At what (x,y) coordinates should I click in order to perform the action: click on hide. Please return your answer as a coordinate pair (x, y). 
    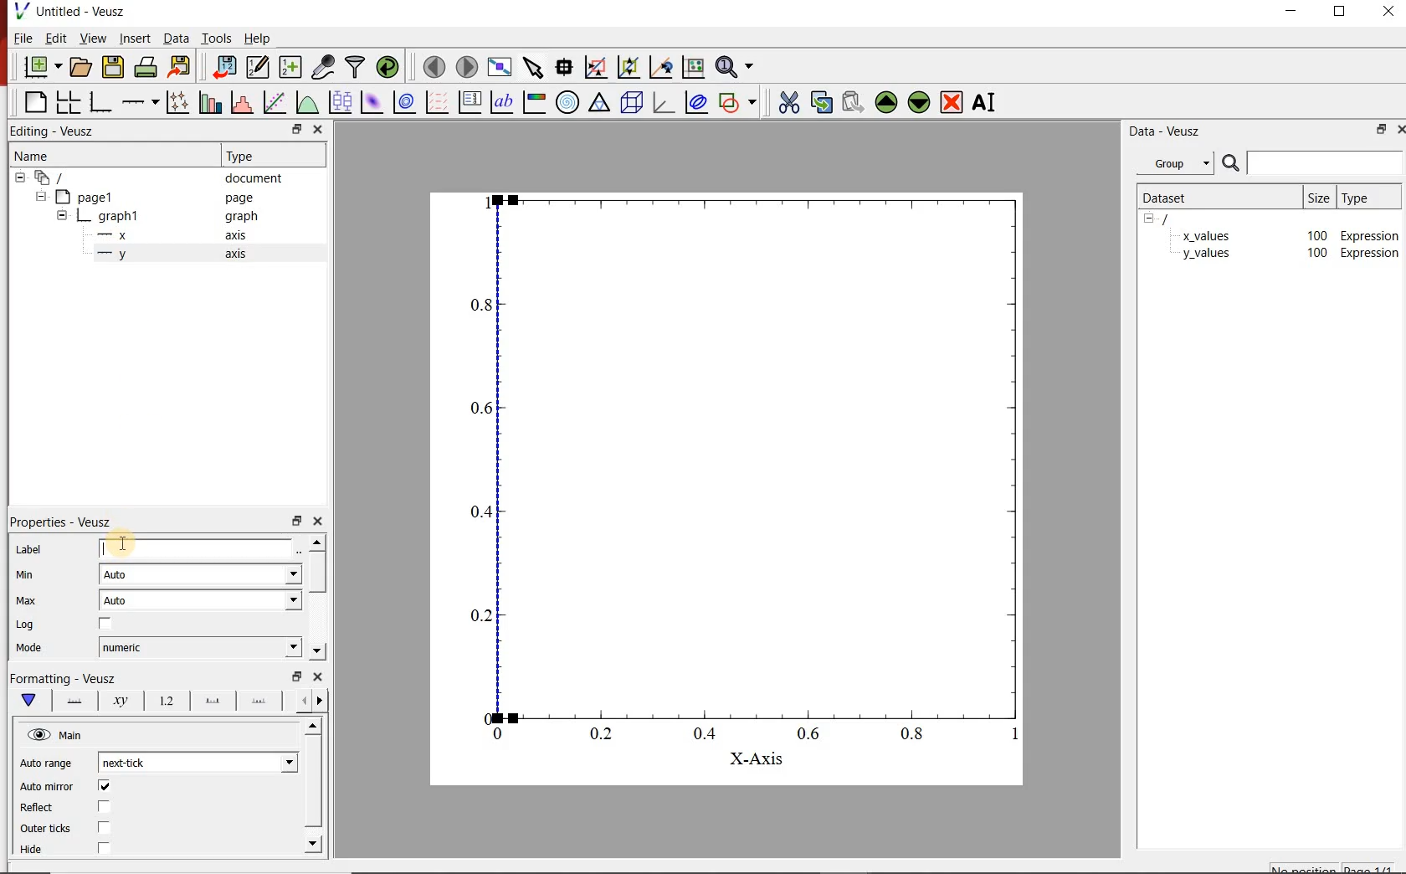
    Looking at the image, I should click on (40, 196).